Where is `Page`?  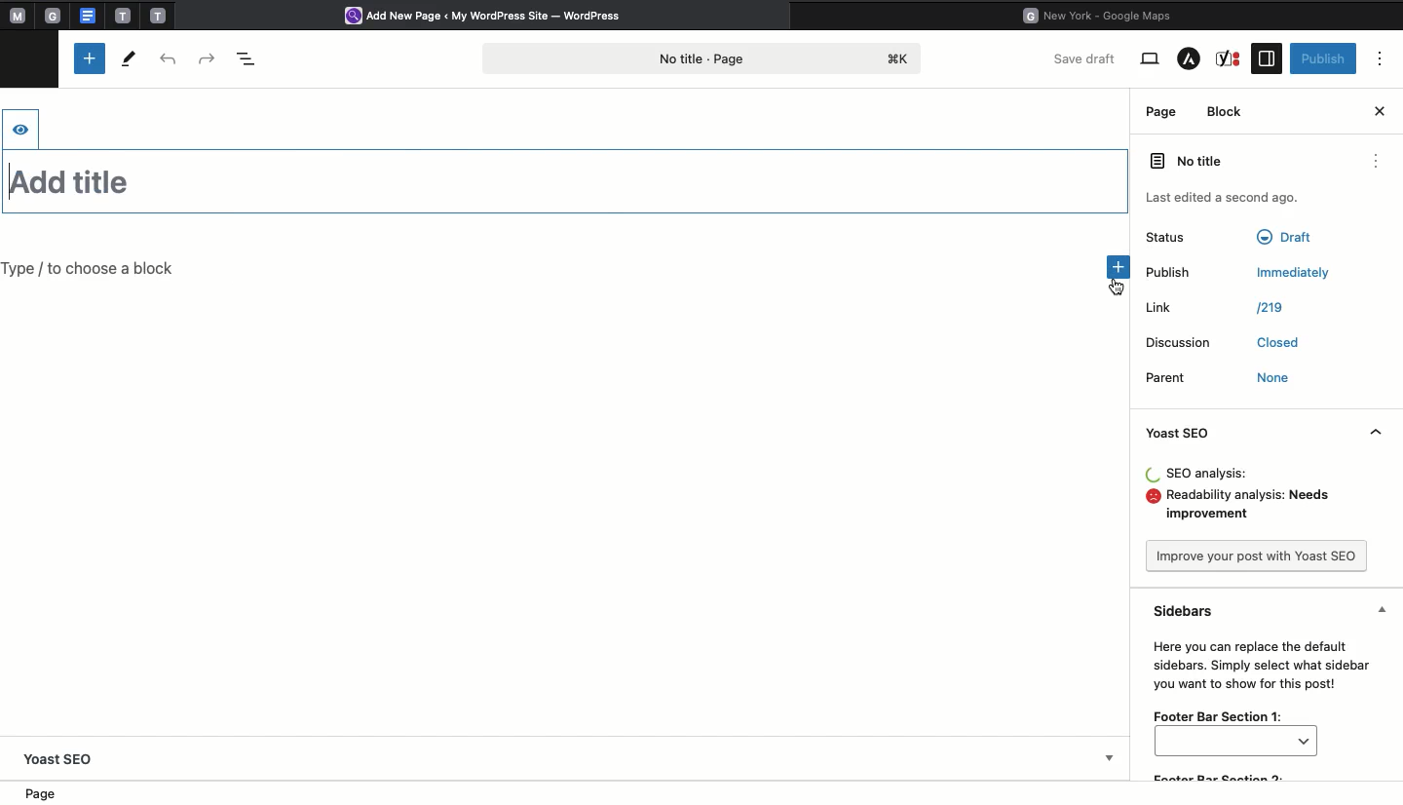 Page is located at coordinates (1161, 111).